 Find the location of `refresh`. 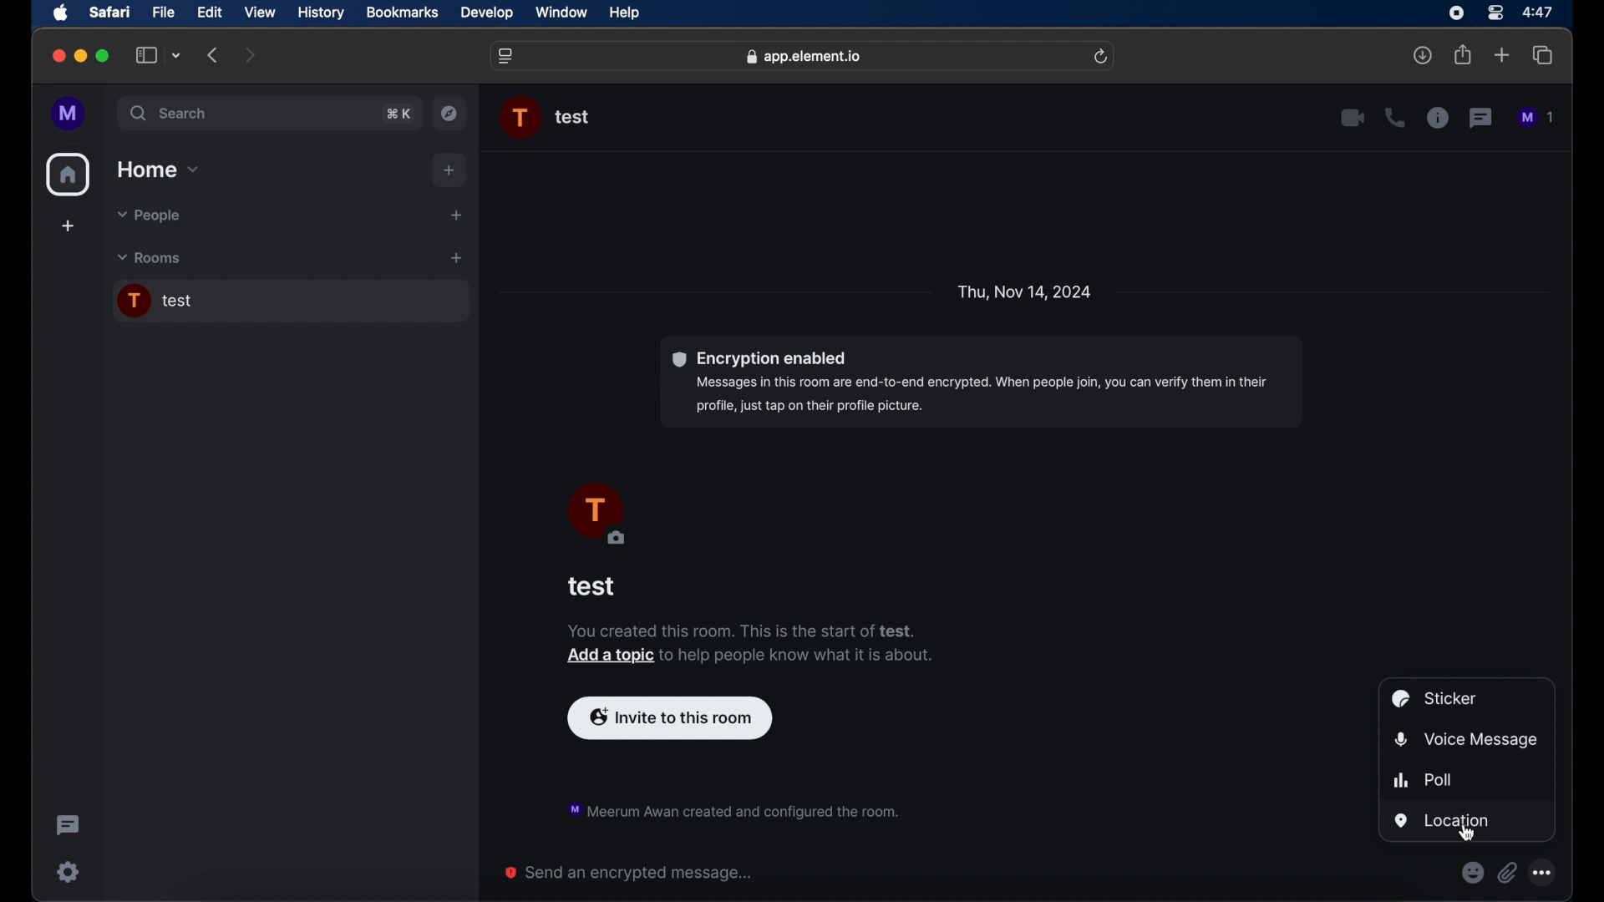

refresh is located at coordinates (1103, 56).